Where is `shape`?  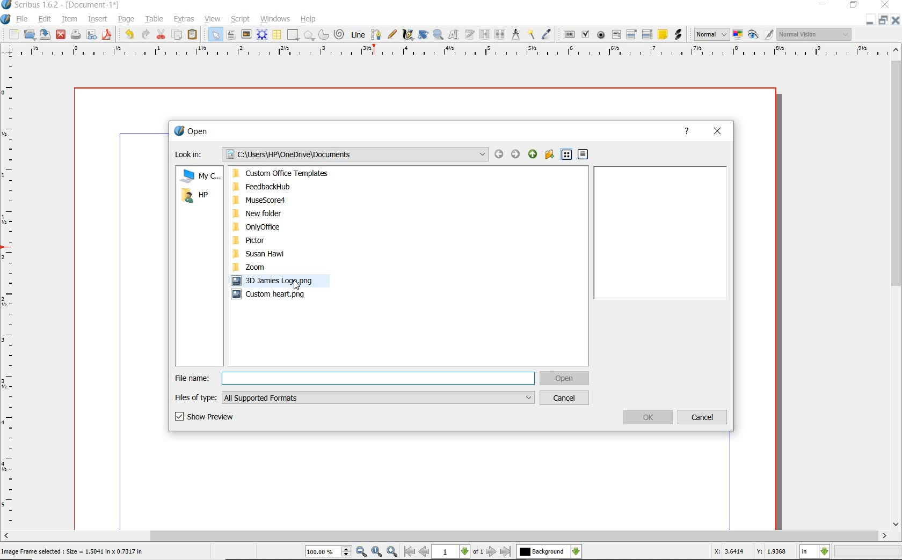
shape is located at coordinates (309, 36).